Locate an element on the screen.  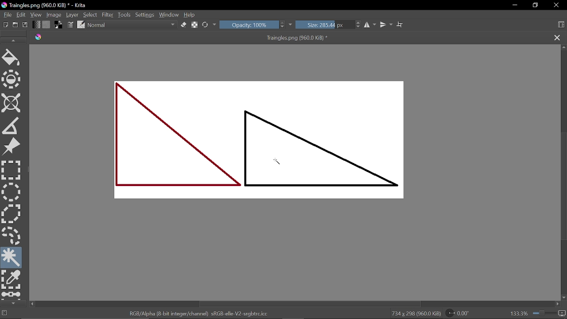
Create new document is located at coordinates (6, 25).